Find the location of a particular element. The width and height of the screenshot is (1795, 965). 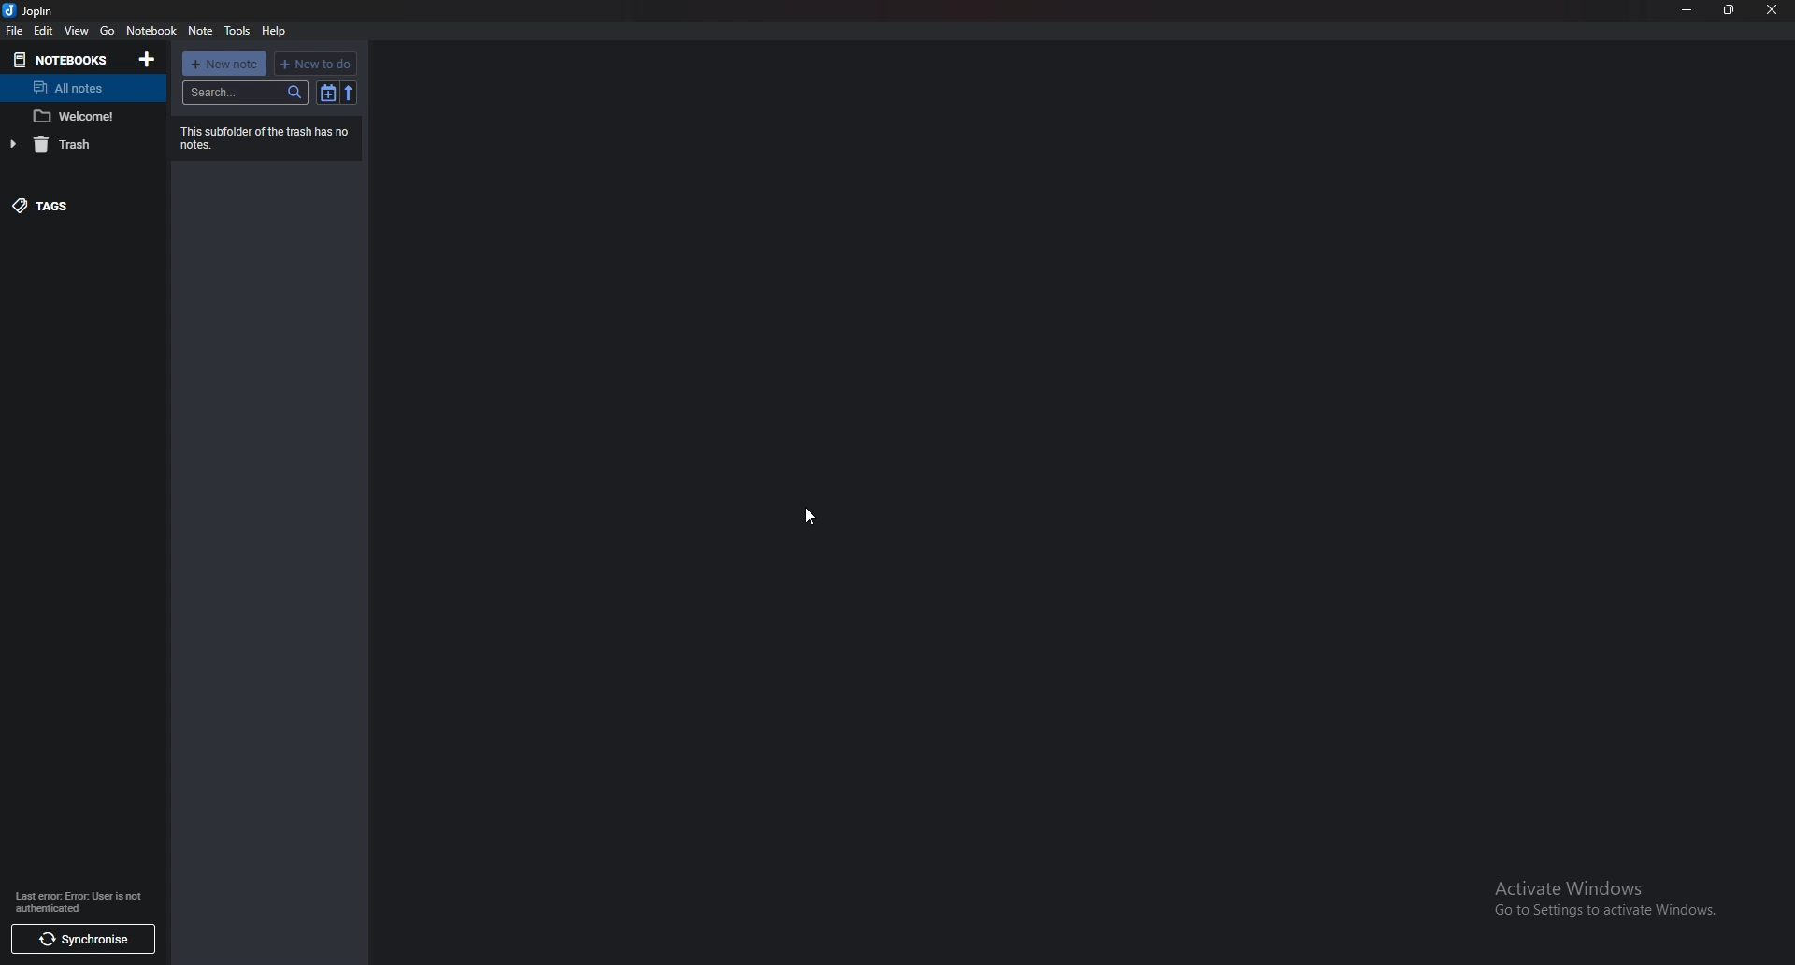

Notebook is located at coordinates (152, 31).